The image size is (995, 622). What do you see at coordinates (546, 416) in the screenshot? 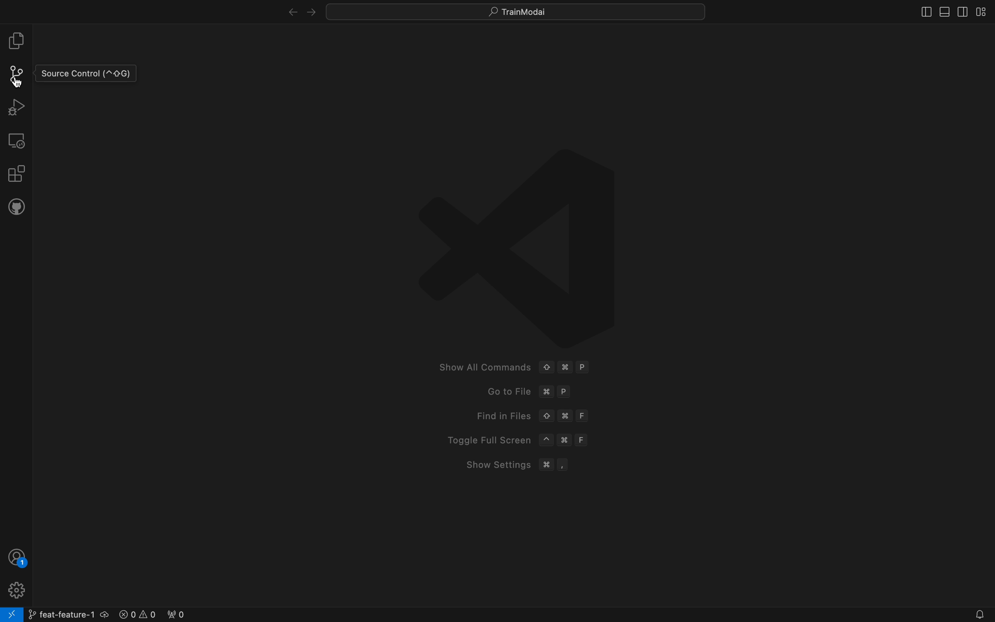
I see `Up` at bounding box center [546, 416].